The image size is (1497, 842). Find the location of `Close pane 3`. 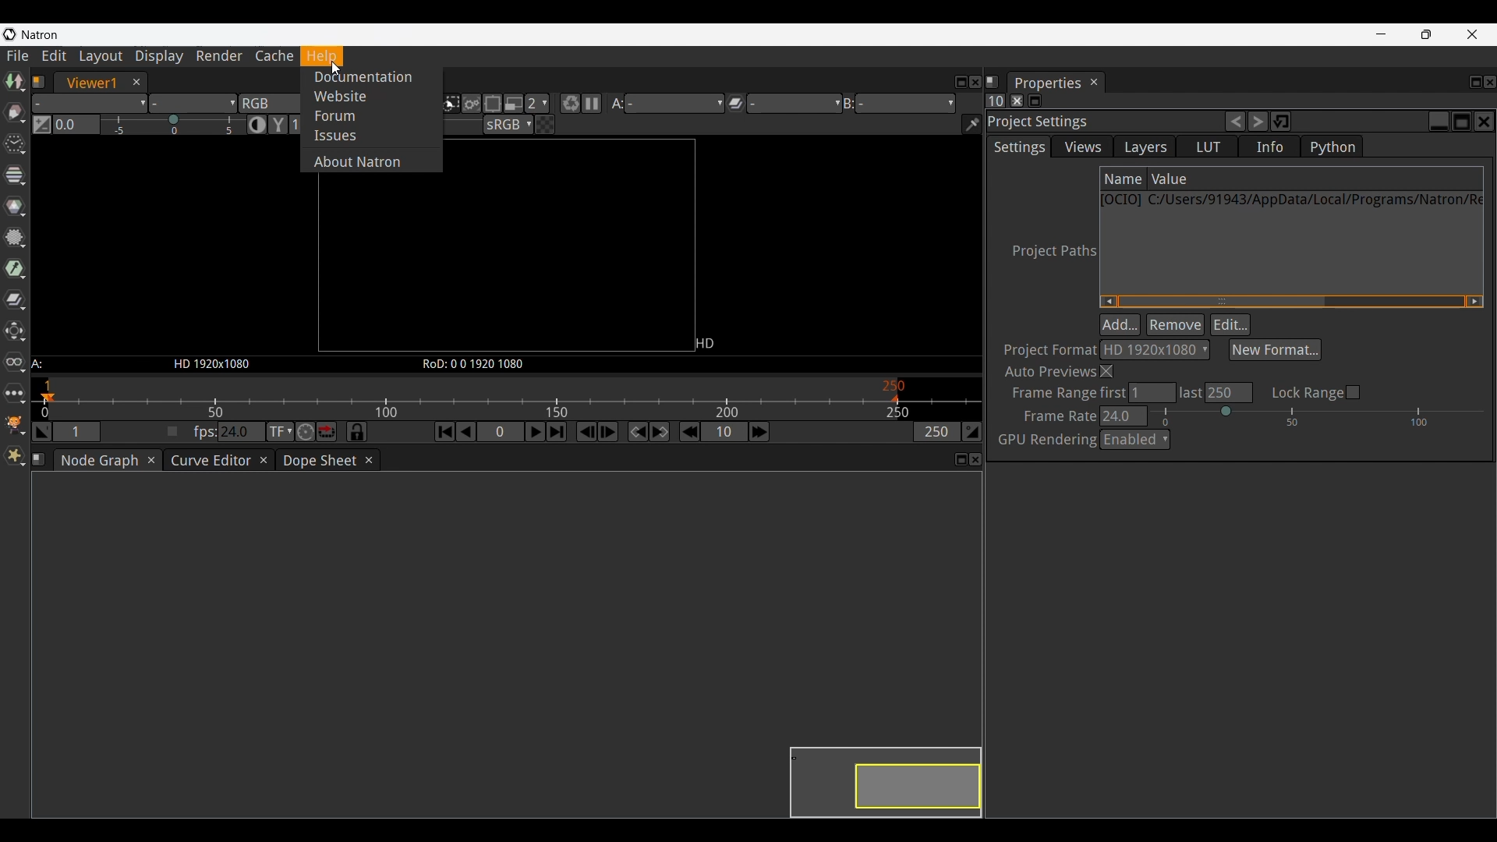

Close pane 3 is located at coordinates (975, 459).